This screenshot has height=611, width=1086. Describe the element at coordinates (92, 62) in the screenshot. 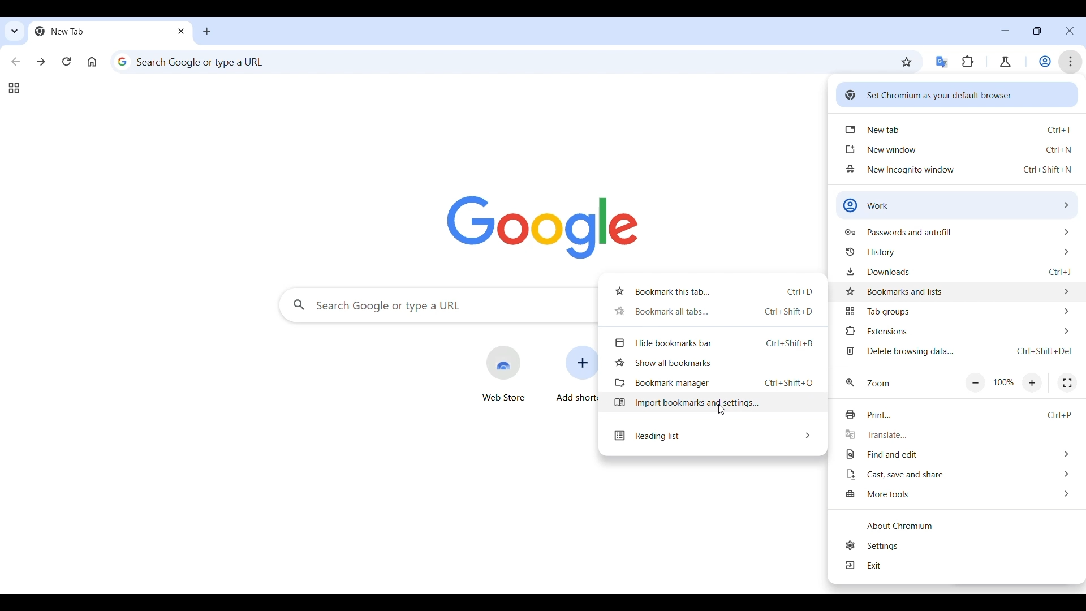

I see `Go to homepage` at that location.